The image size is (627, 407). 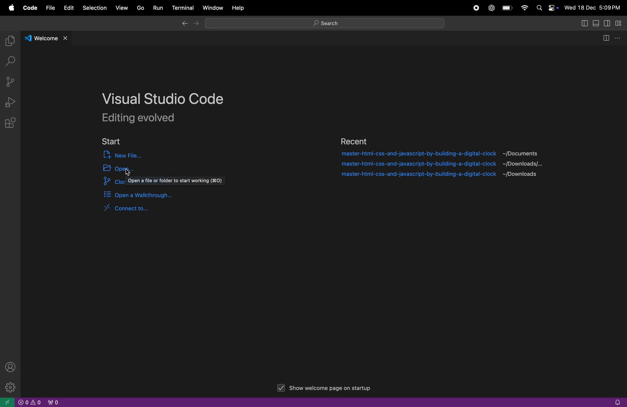 What do you see at coordinates (12, 123) in the screenshot?
I see `extensions` at bounding box center [12, 123].